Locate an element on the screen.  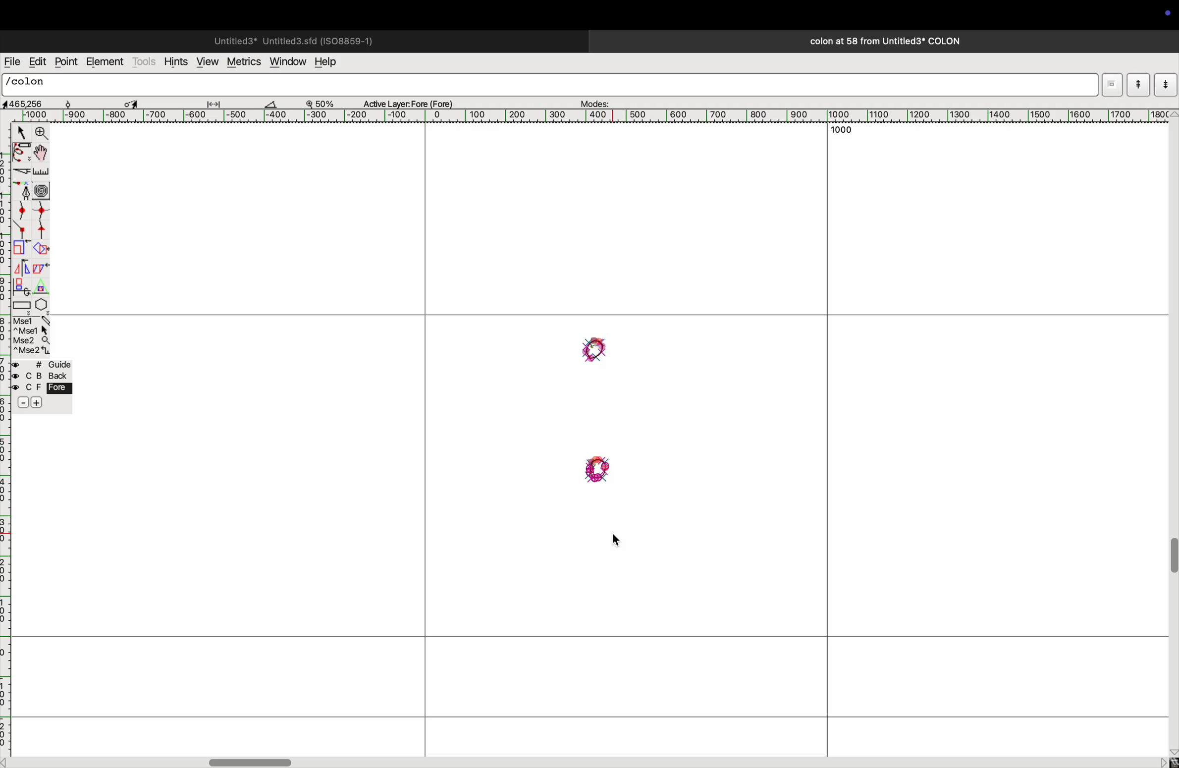
Mode is located at coordinates (1111, 83).